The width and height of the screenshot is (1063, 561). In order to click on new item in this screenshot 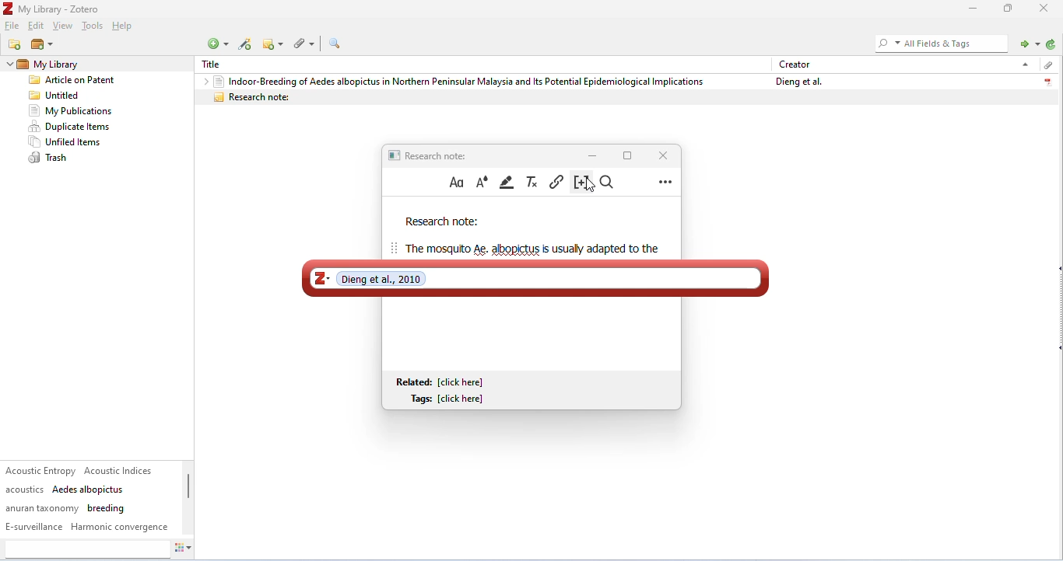, I will do `click(217, 44)`.